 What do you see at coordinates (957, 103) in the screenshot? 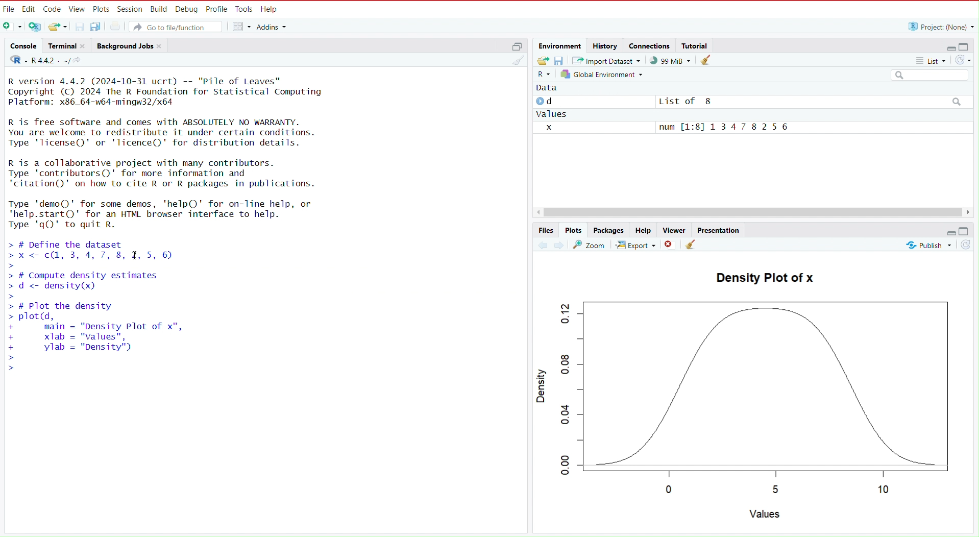
I see `search icon` at bounding box center [957, 103].